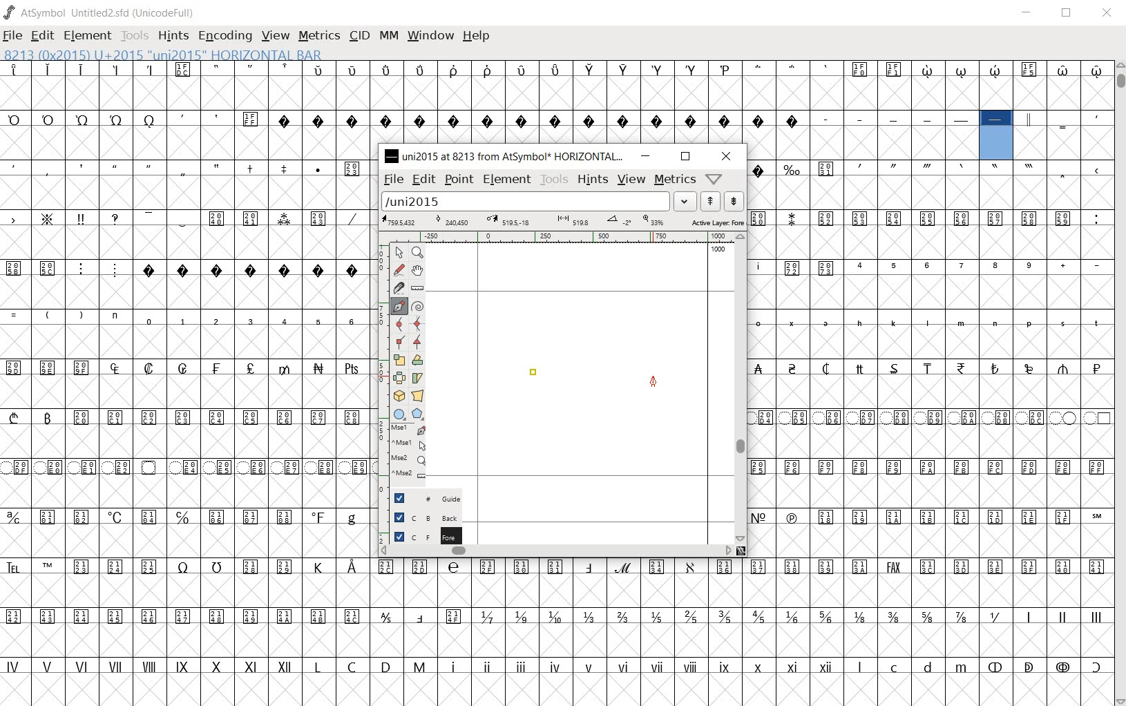 This screenshot has height=706, width=1126. I want to click on 8213 (0x2015) U+2015 "uni2015" HORIZONTAL BAR, so click(996, 136).